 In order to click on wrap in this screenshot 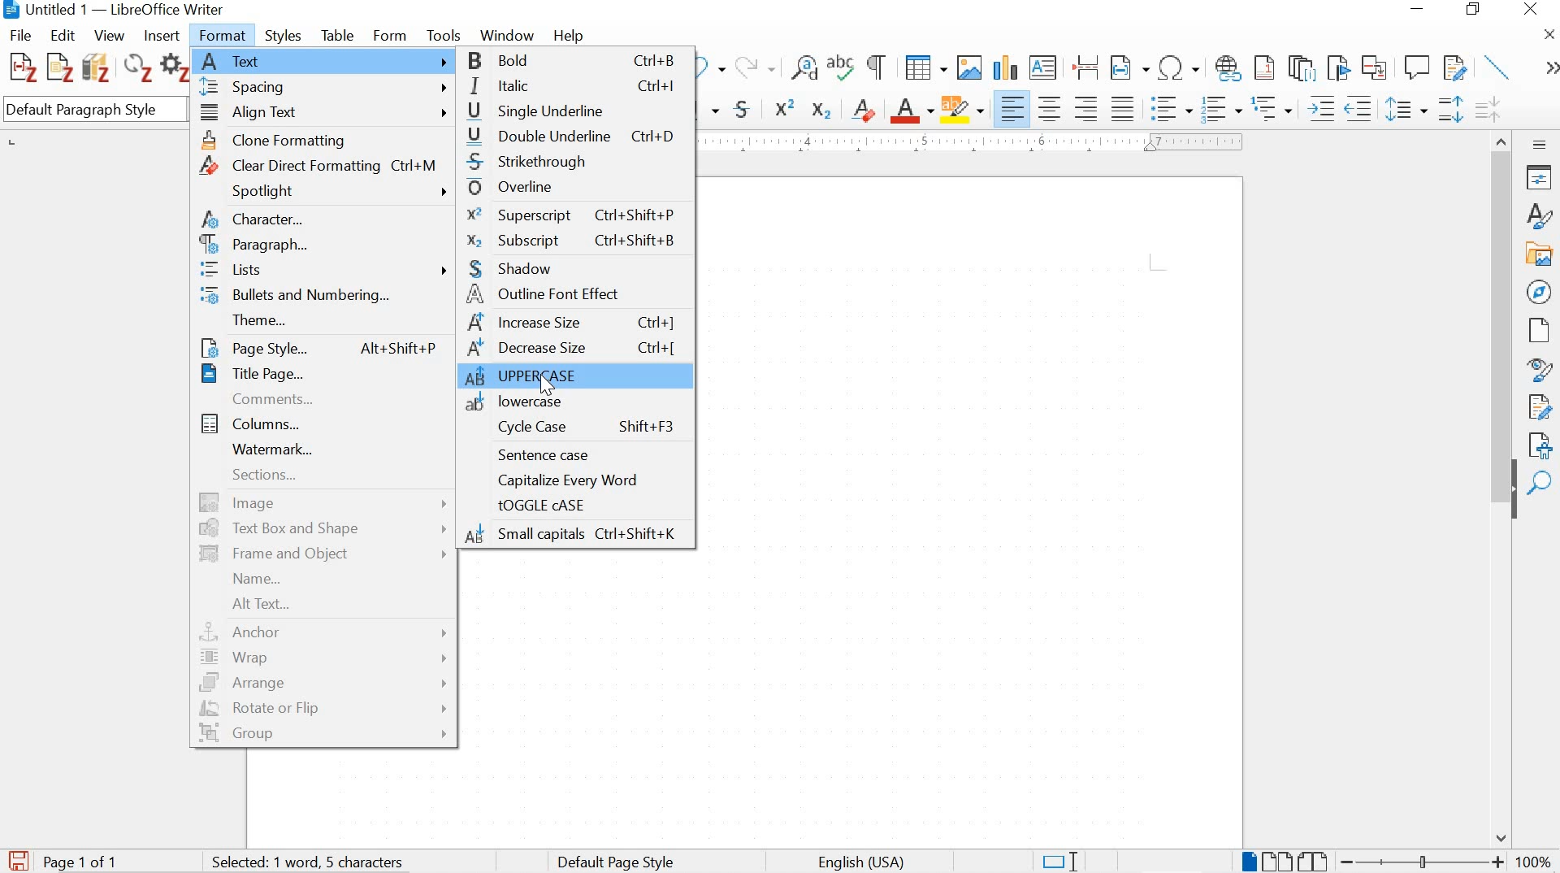, I will do `click(327, 658)`.